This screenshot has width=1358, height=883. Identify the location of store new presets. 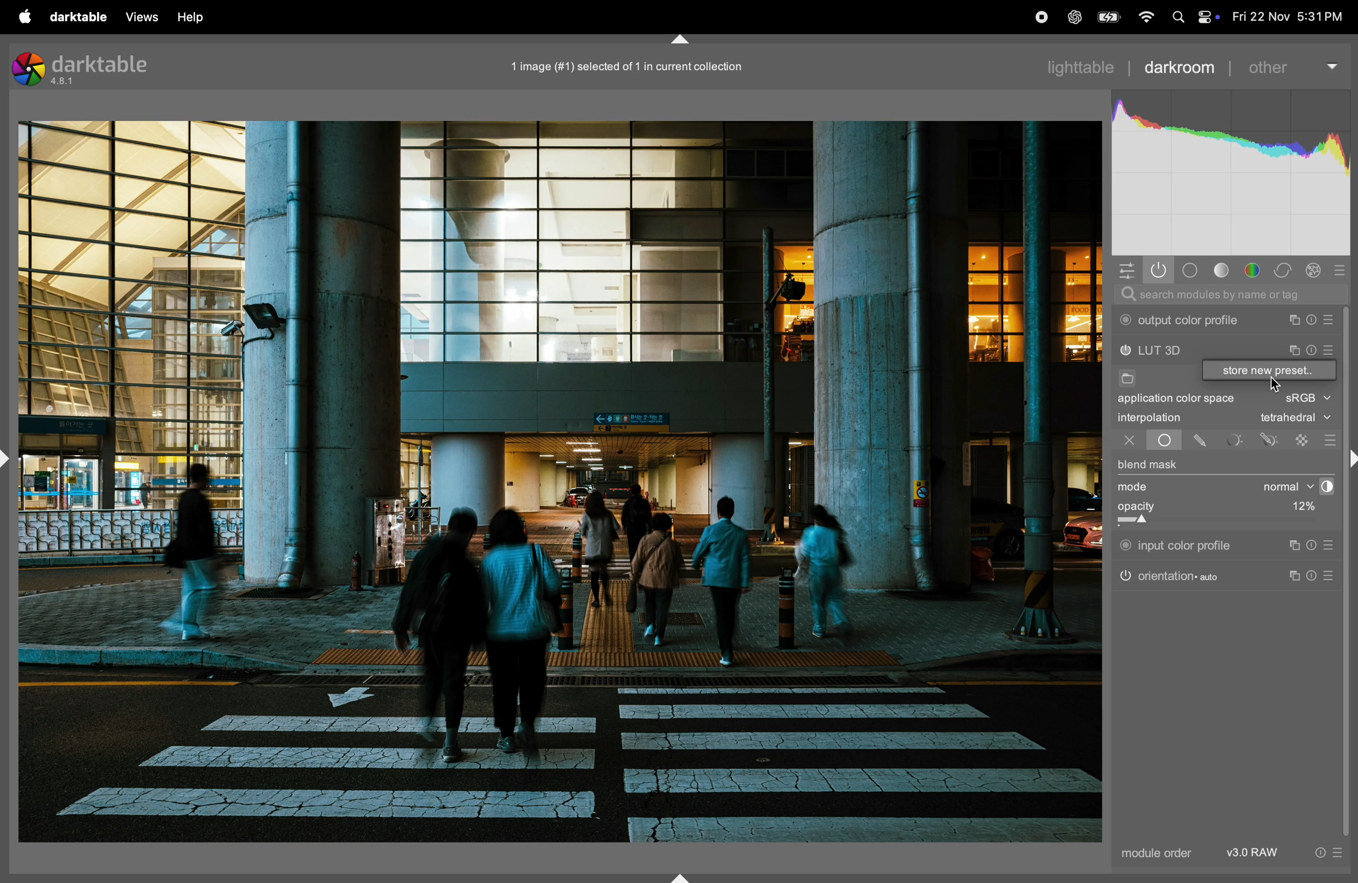
(1269, 371).